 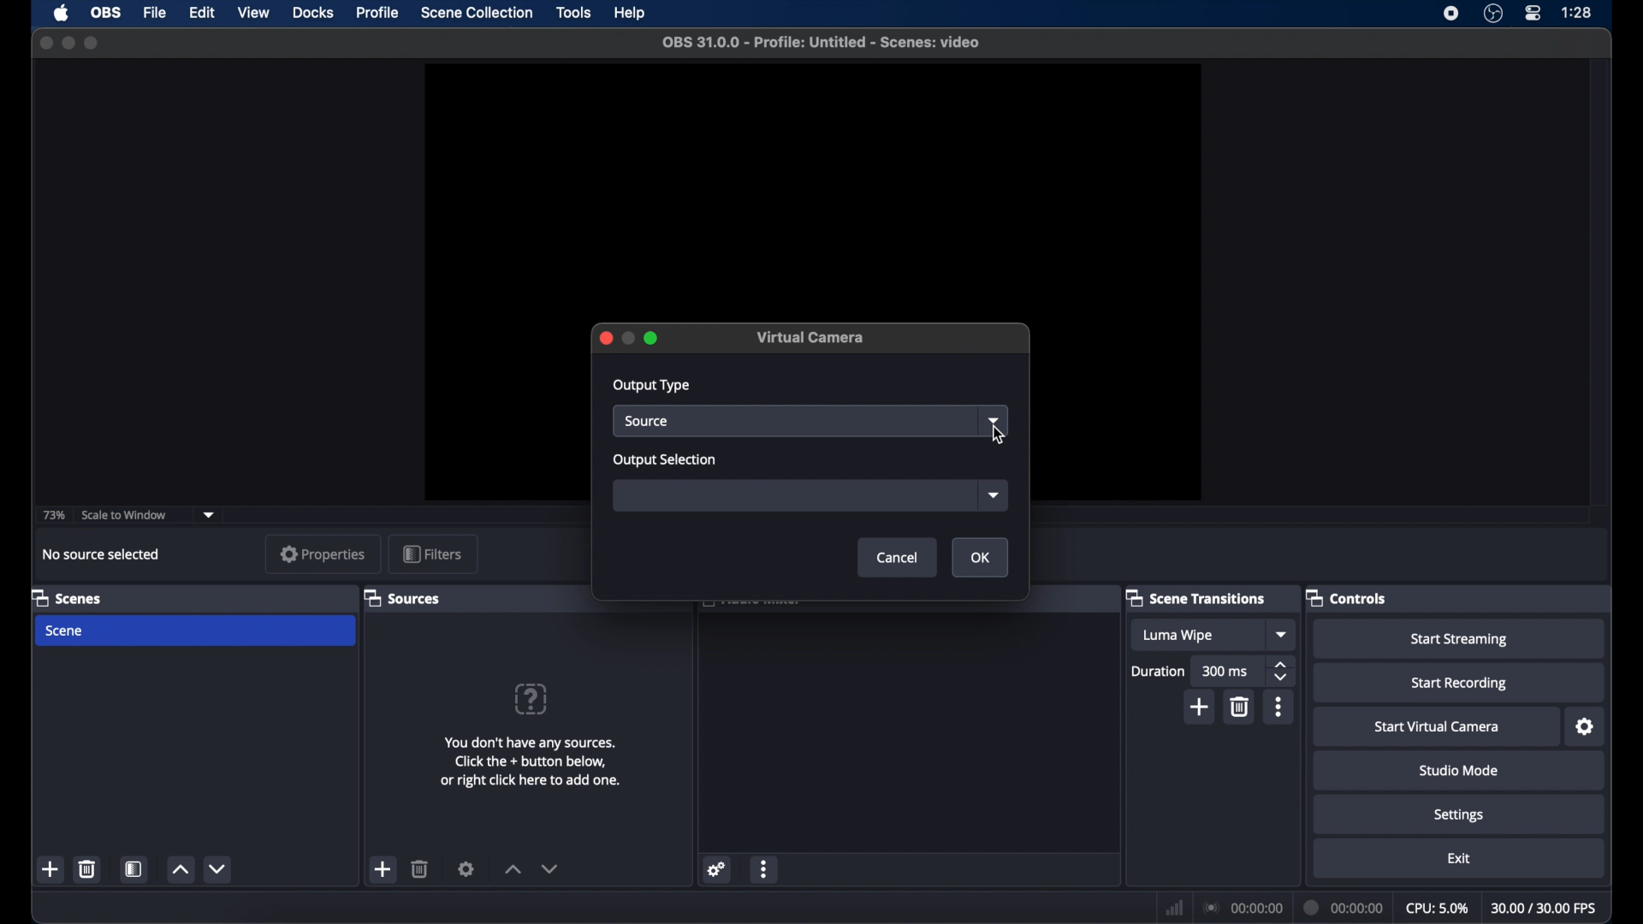 What do you see at coordinates (154, 14) in the screenshot?
I see `file` at bounding box center [154, 14].